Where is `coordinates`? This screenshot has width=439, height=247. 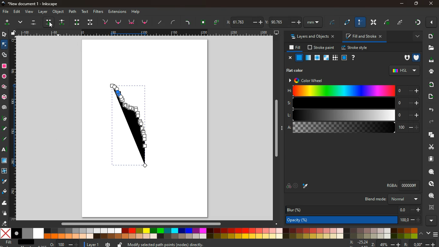 coordinates is located at coordinates (391, 243).